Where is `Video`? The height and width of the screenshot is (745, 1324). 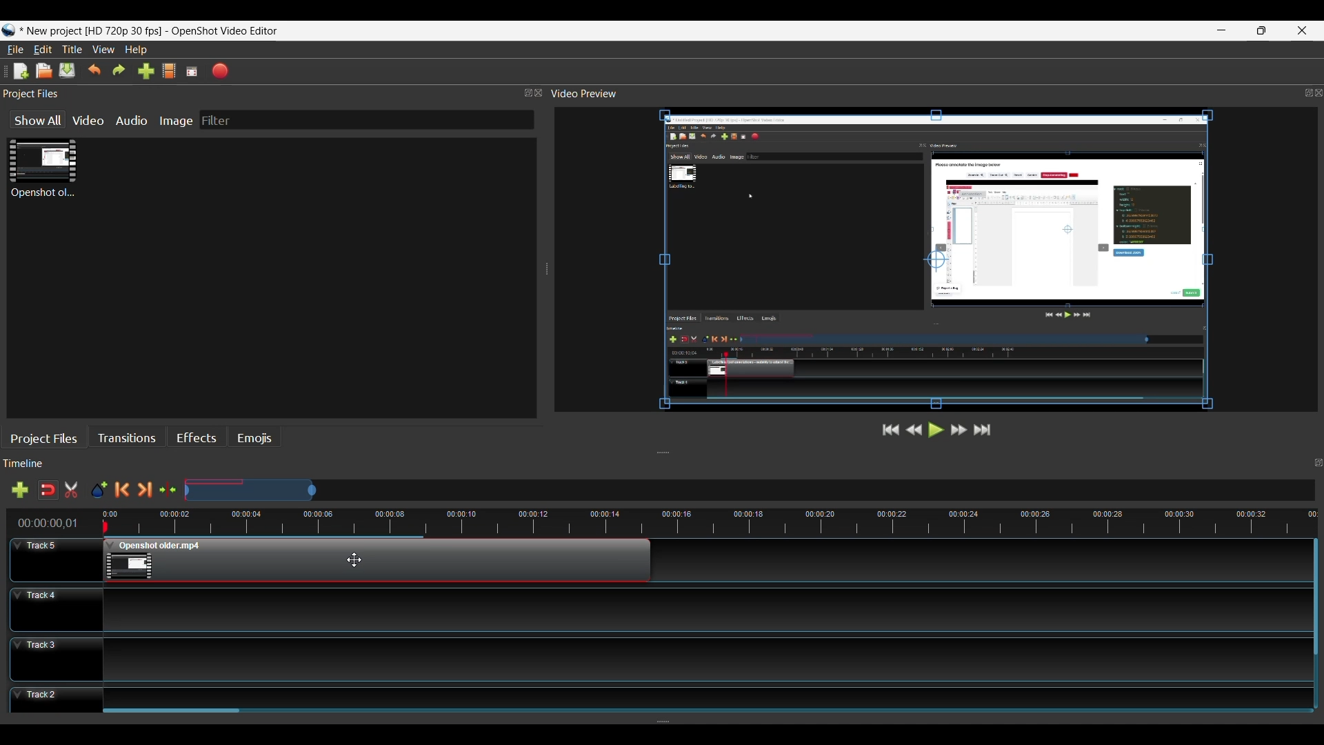 Video is located at coordinates (89, 121).